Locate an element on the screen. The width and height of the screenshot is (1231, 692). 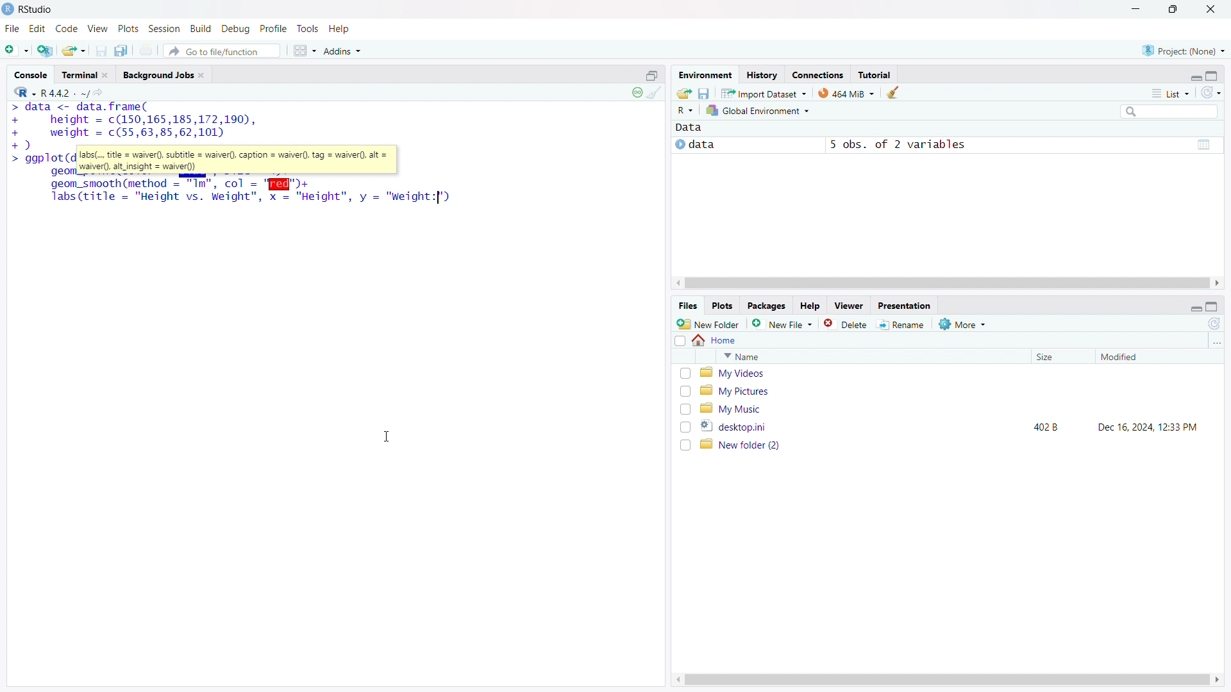
code is located at coordinates (67, 29).